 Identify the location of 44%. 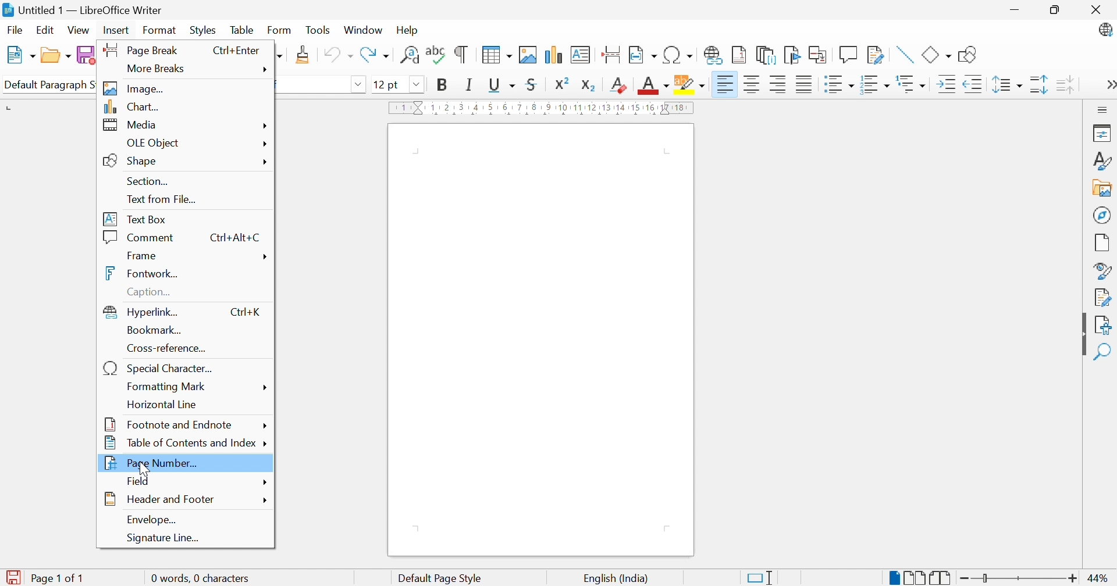
(1100, 578).